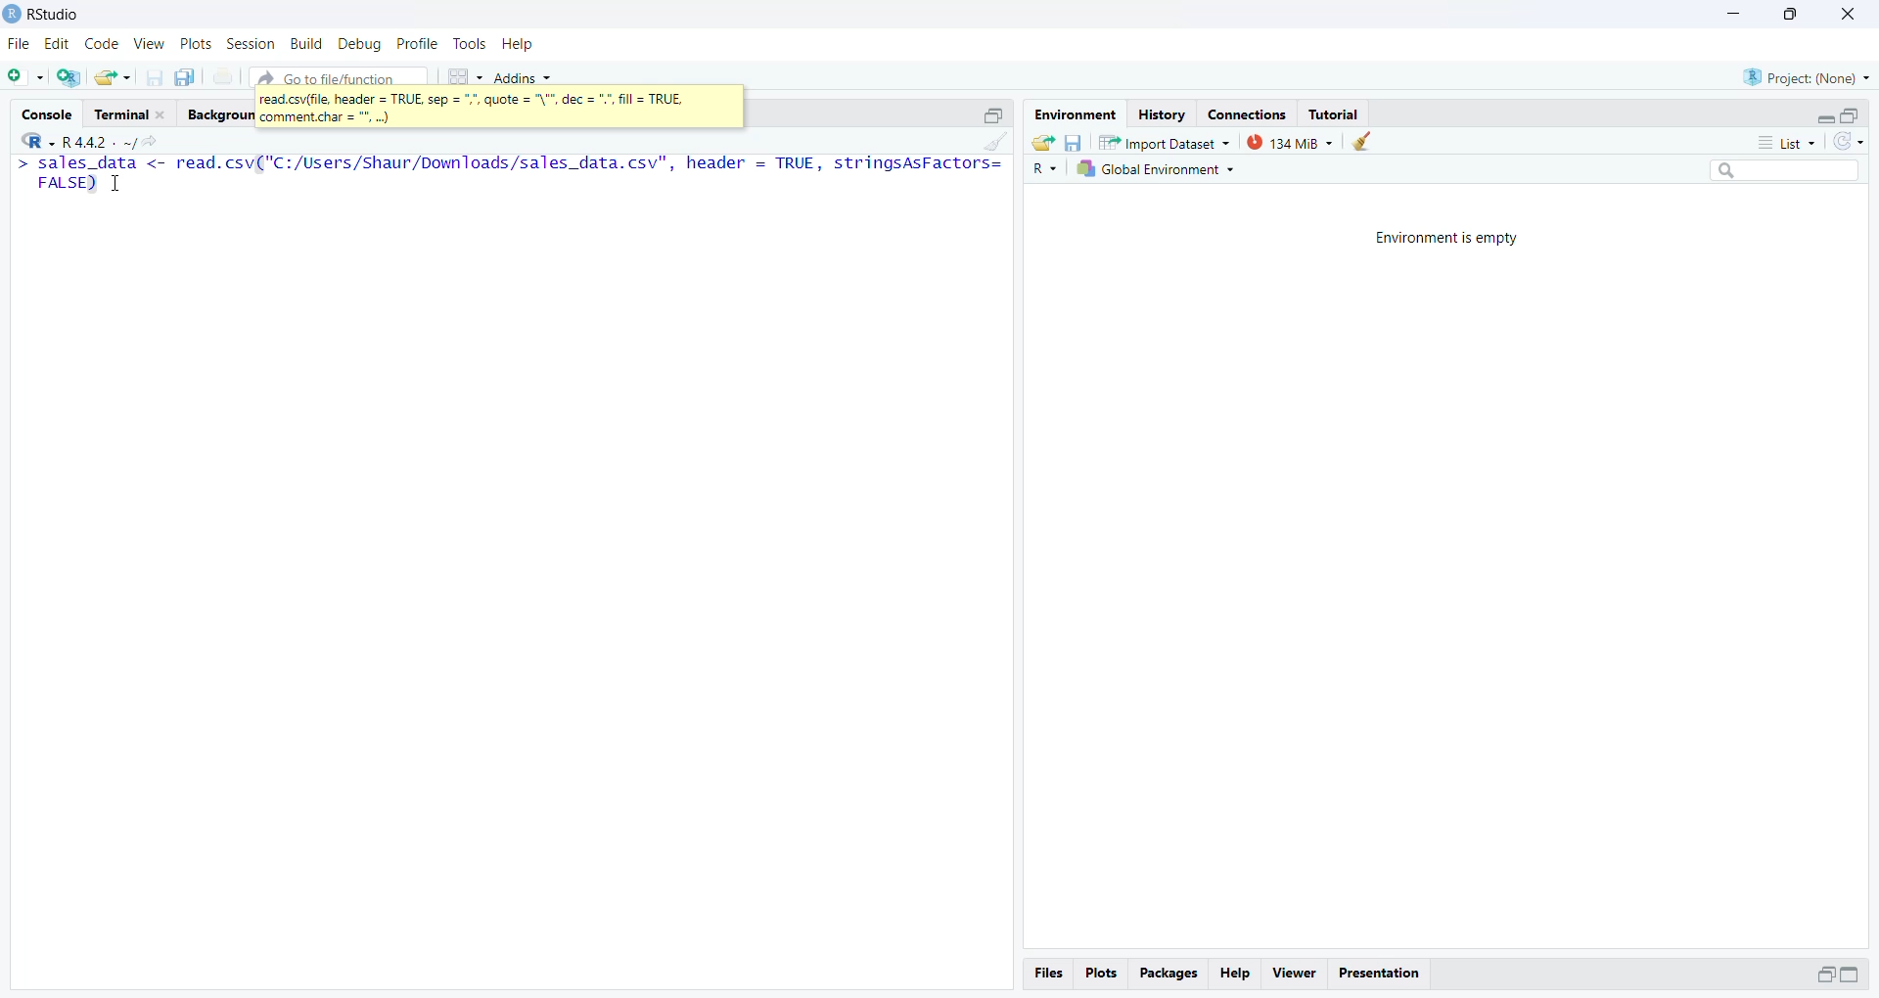 The image size is (1879, 998). Describe the element at coordinates (117, 184) in the screenshot. I see `Cursor` at that location.